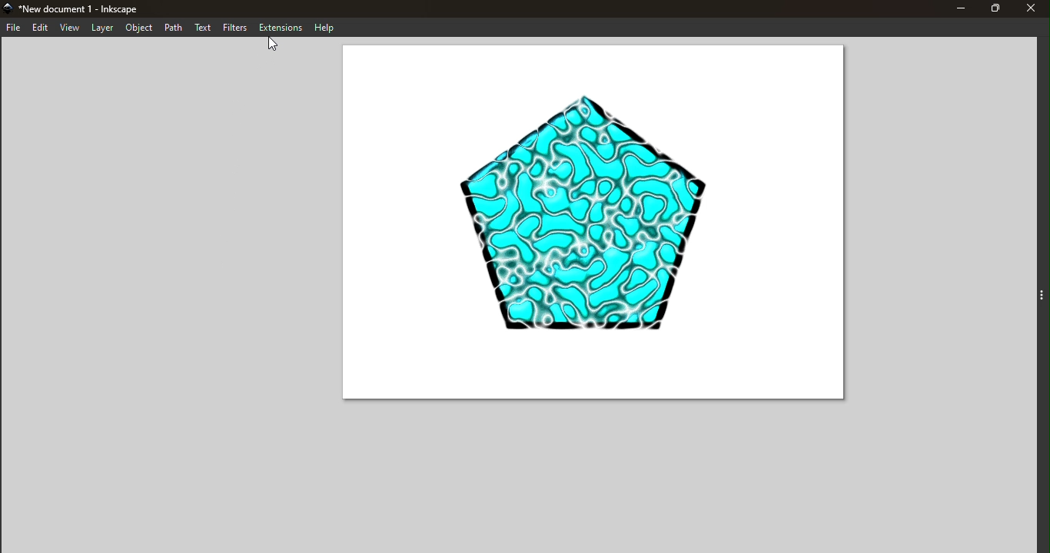 The image size is (1050, 553). Describe the element at coordinates (957, 9) in the screenshot. I see `Minimize` at that location.